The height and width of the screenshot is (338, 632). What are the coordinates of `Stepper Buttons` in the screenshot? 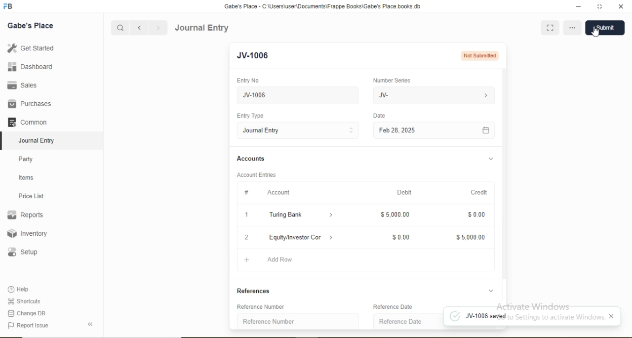 It's located at (352, 130).